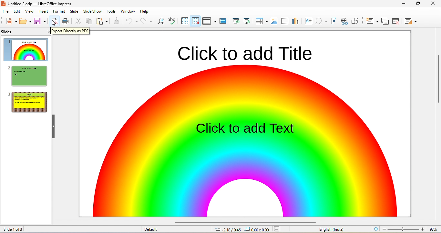 This screenshot has width=441, height=233. Describe the element at coordinates (78, 21) in the screenshot. I see `cut` at that location.